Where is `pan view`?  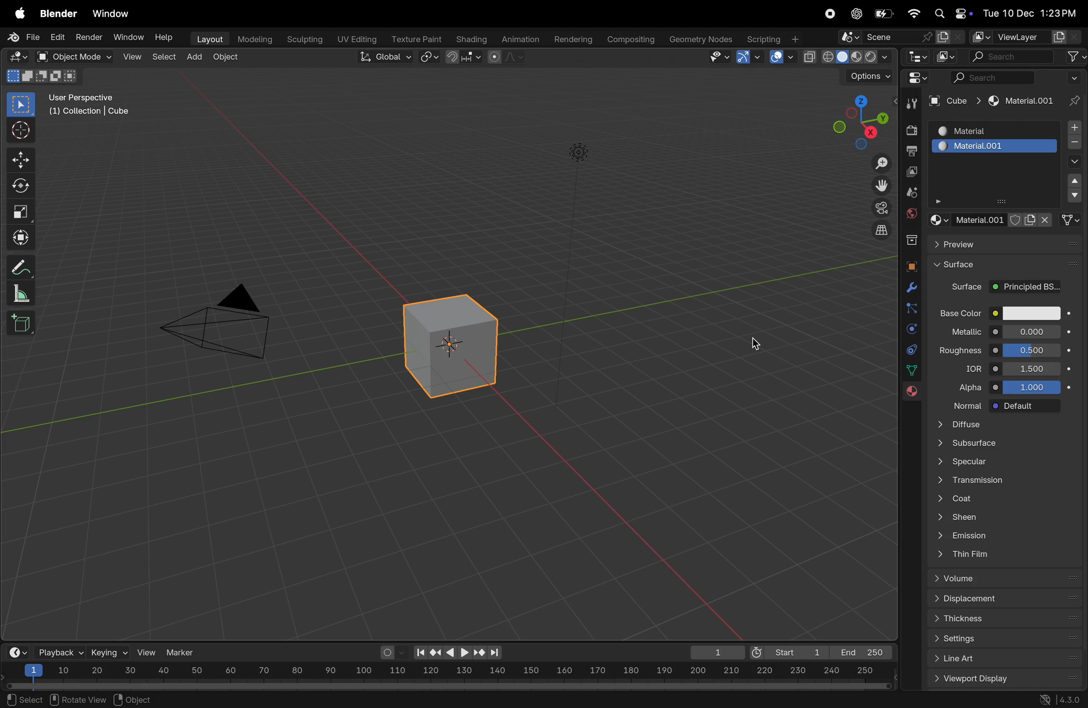
pan view is located at coordinates (120, 698).